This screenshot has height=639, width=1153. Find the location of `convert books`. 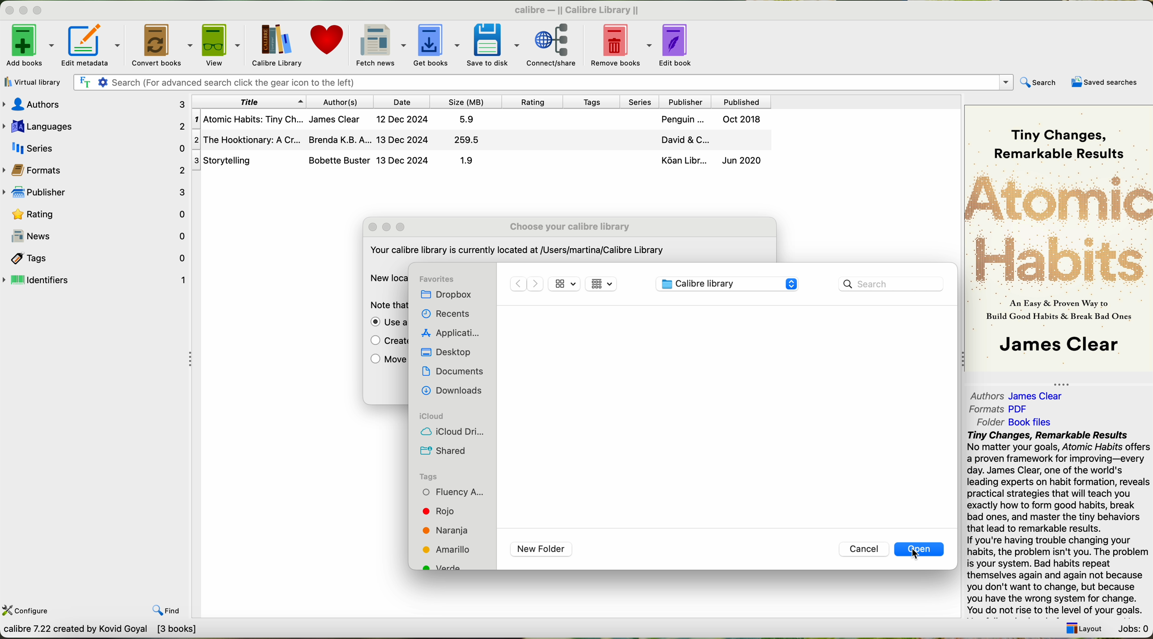

convert books is located at coordinates (160, 44).